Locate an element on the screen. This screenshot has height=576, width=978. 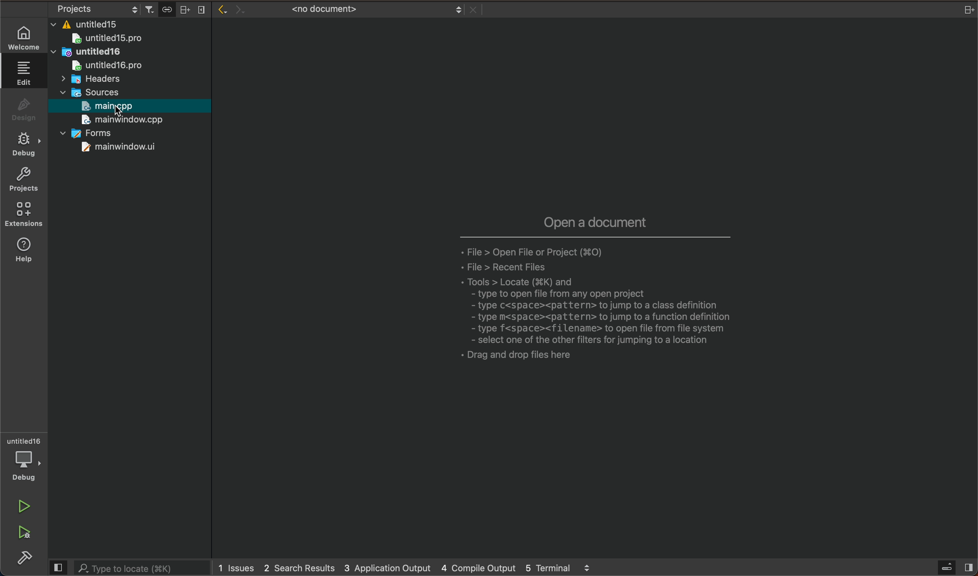
close is located at coordinates (203, 10).